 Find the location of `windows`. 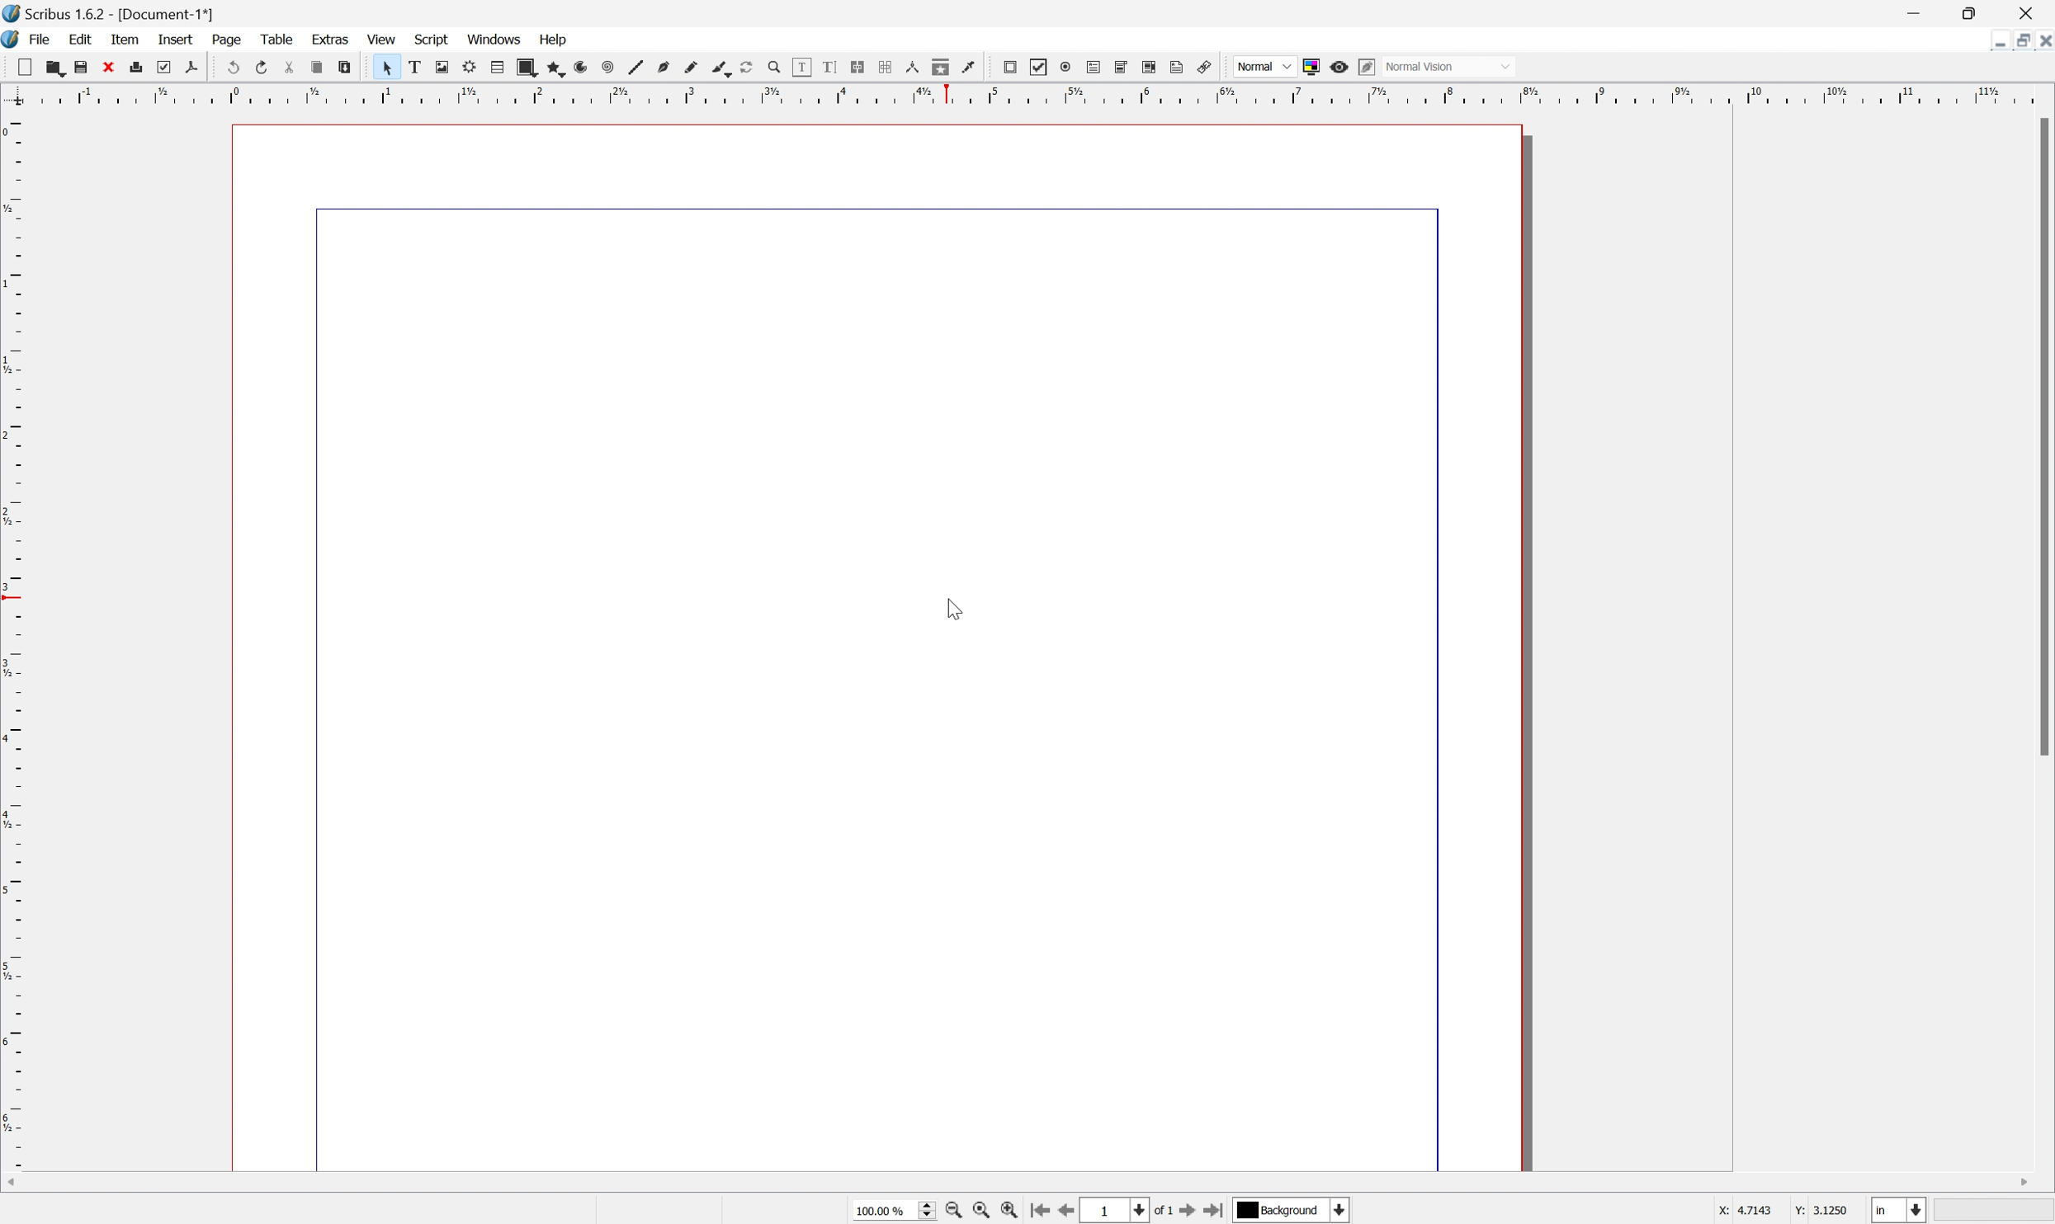

windows is located at coordinates (494, 38).